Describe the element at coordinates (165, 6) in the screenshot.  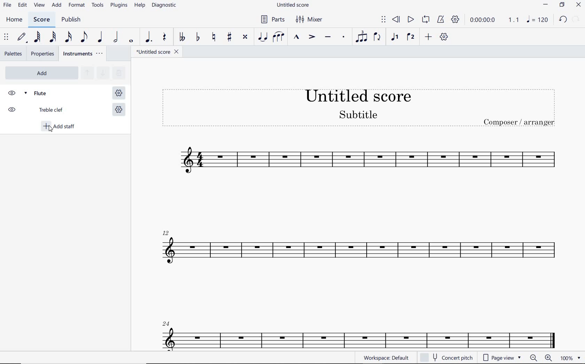
I see `DIAGNOSTIC` at that location.